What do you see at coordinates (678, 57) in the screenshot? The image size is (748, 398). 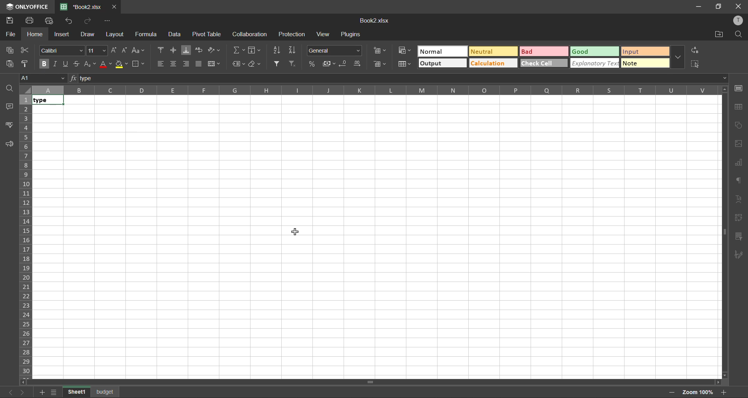 I see `more options` at bounding box center [678, 57].